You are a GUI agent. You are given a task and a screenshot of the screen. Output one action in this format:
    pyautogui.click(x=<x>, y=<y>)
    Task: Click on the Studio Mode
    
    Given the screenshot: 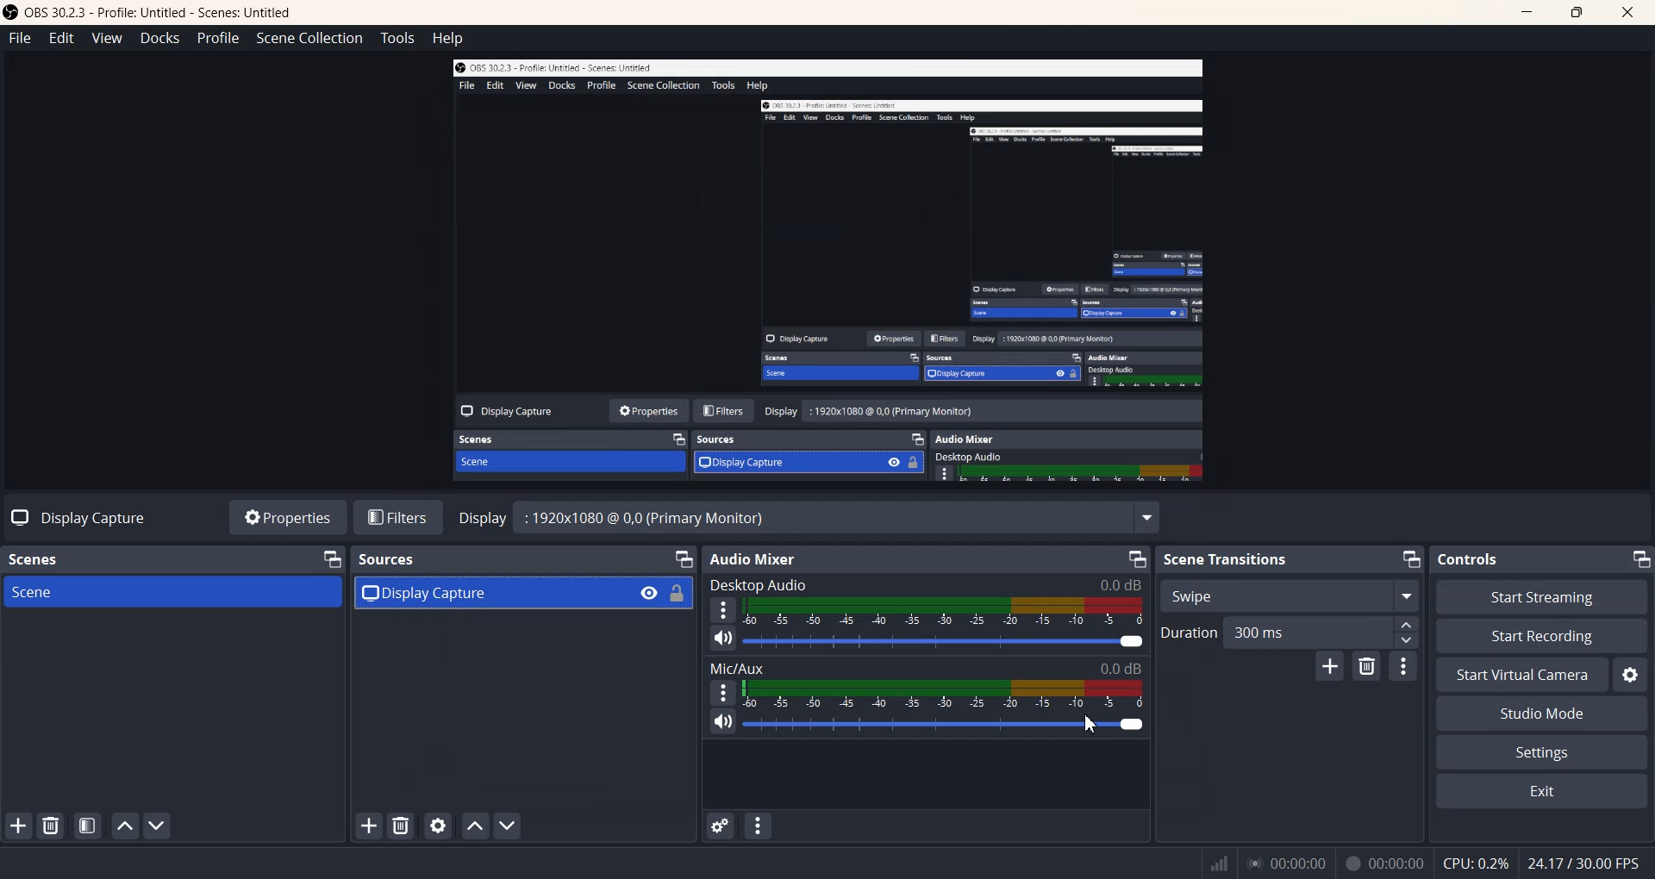 What is the action you would take?
    pyautogui.click(x=1540, y=715)
    